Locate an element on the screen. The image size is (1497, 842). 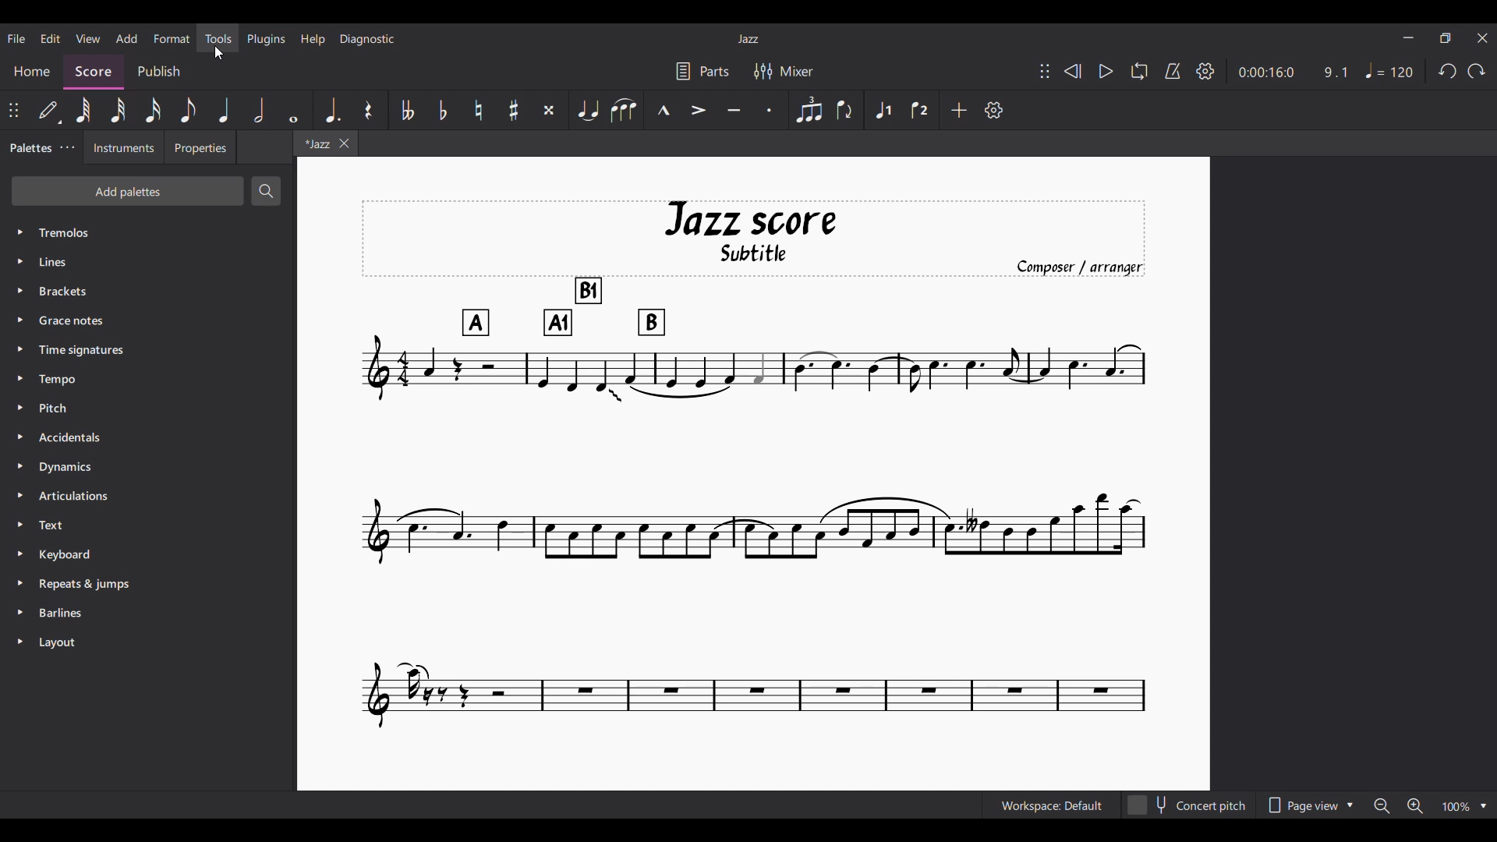
Minimize is located at coordinates (1408, 37).